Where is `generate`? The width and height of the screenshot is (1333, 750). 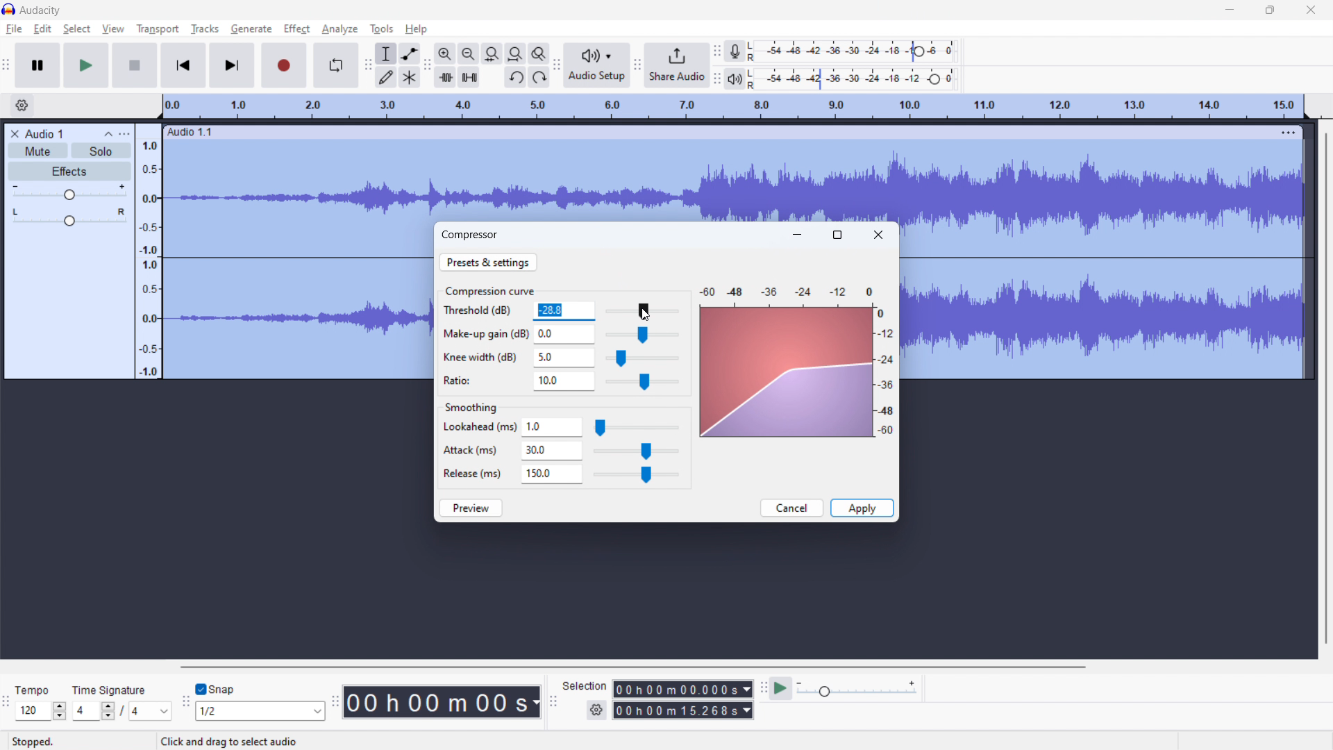
generate is located at coordinates (251, 29).